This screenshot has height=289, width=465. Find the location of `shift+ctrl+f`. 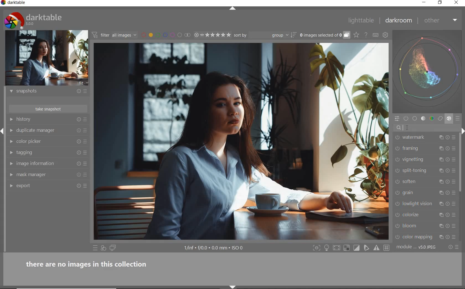

shift+ctrl+f is located at coordinates (317, 248).